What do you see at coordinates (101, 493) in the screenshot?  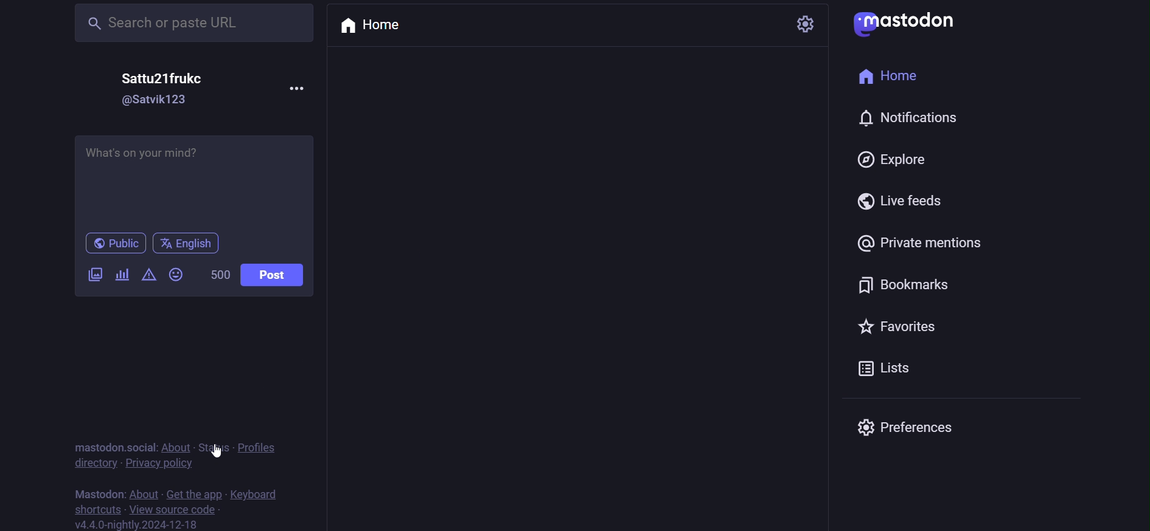 I see `mastodon` at bounding box center [101, 493].